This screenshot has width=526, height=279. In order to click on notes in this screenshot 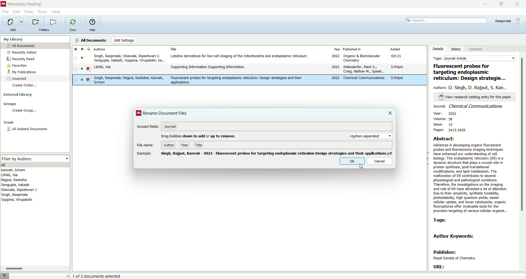, I will do `click(457, 49)`.